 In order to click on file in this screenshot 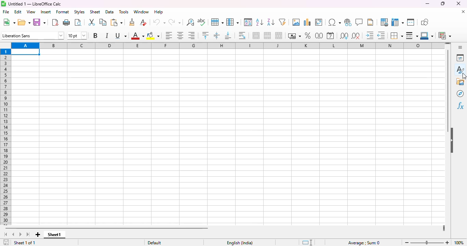, I will do `click(6, 12)`.